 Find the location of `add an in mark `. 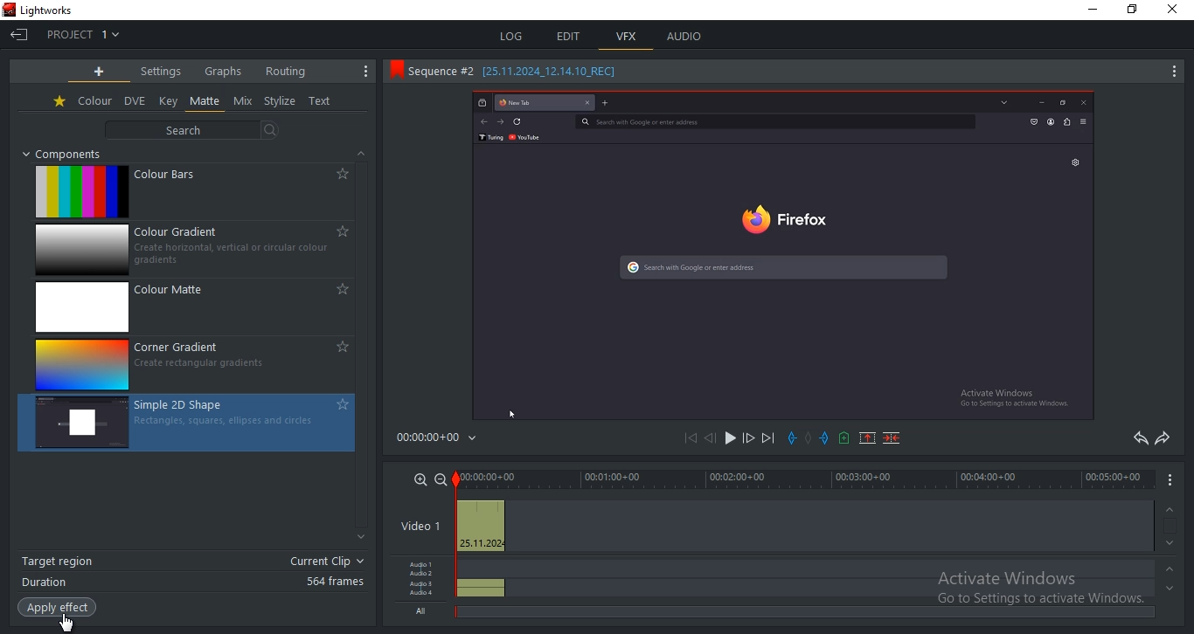

add an in mark  is located at coordinates (824, 437).